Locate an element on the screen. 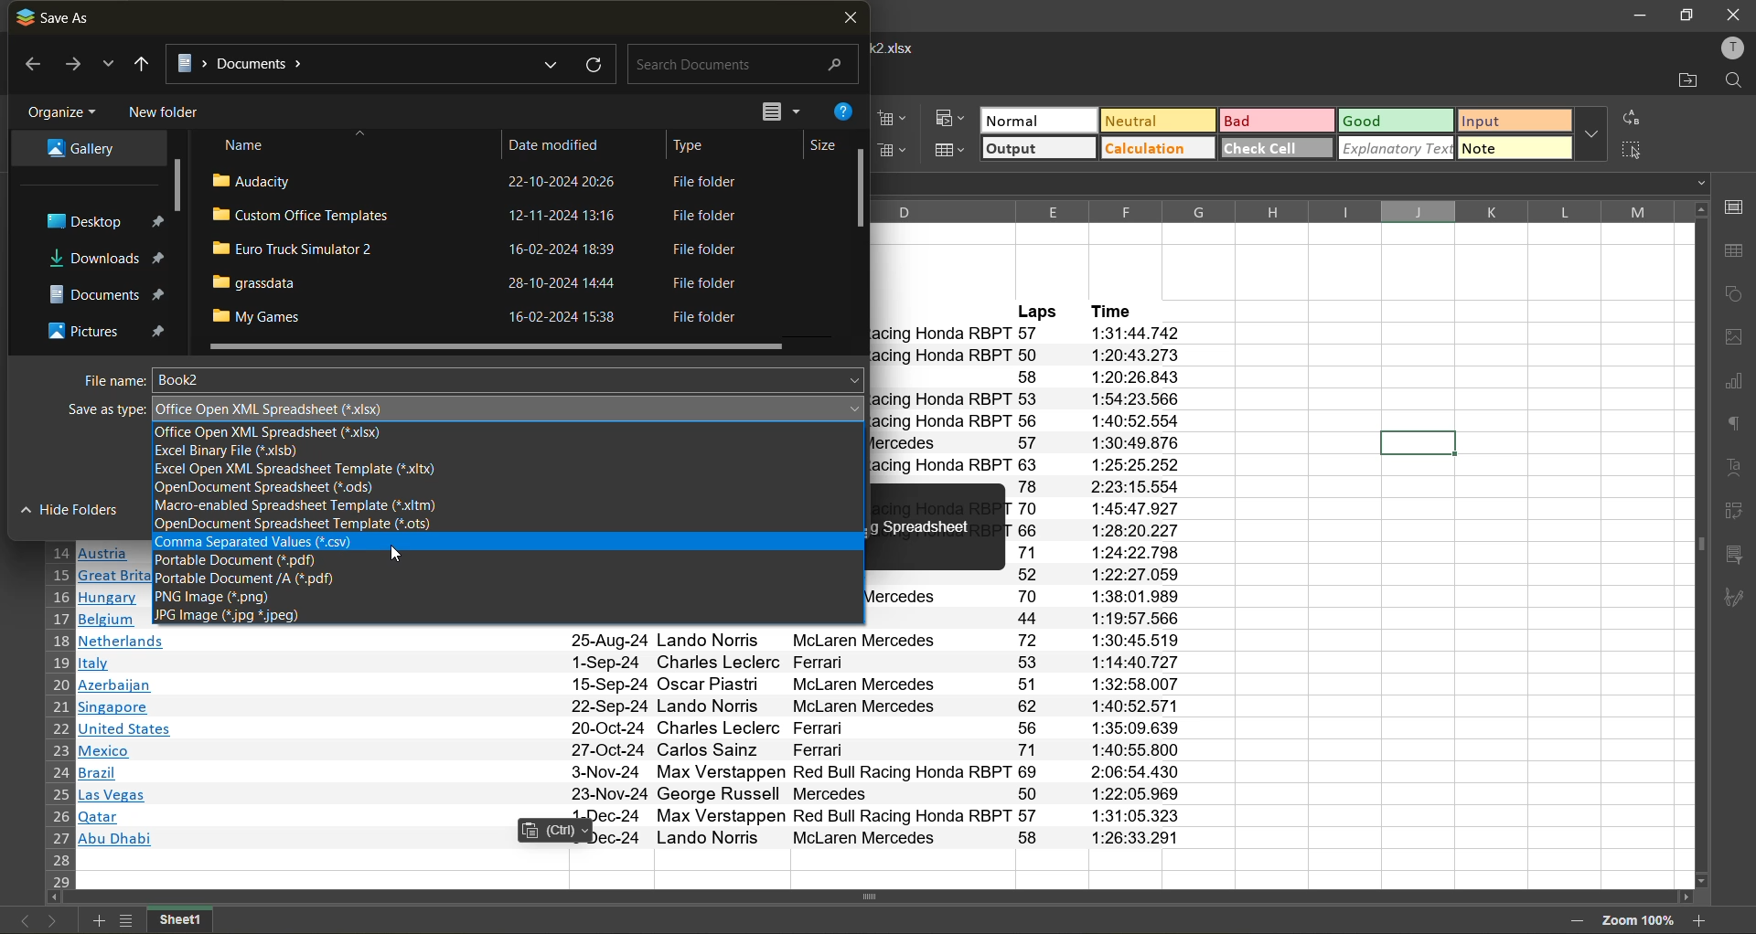  minimize is located at coordinates (1639, 16).